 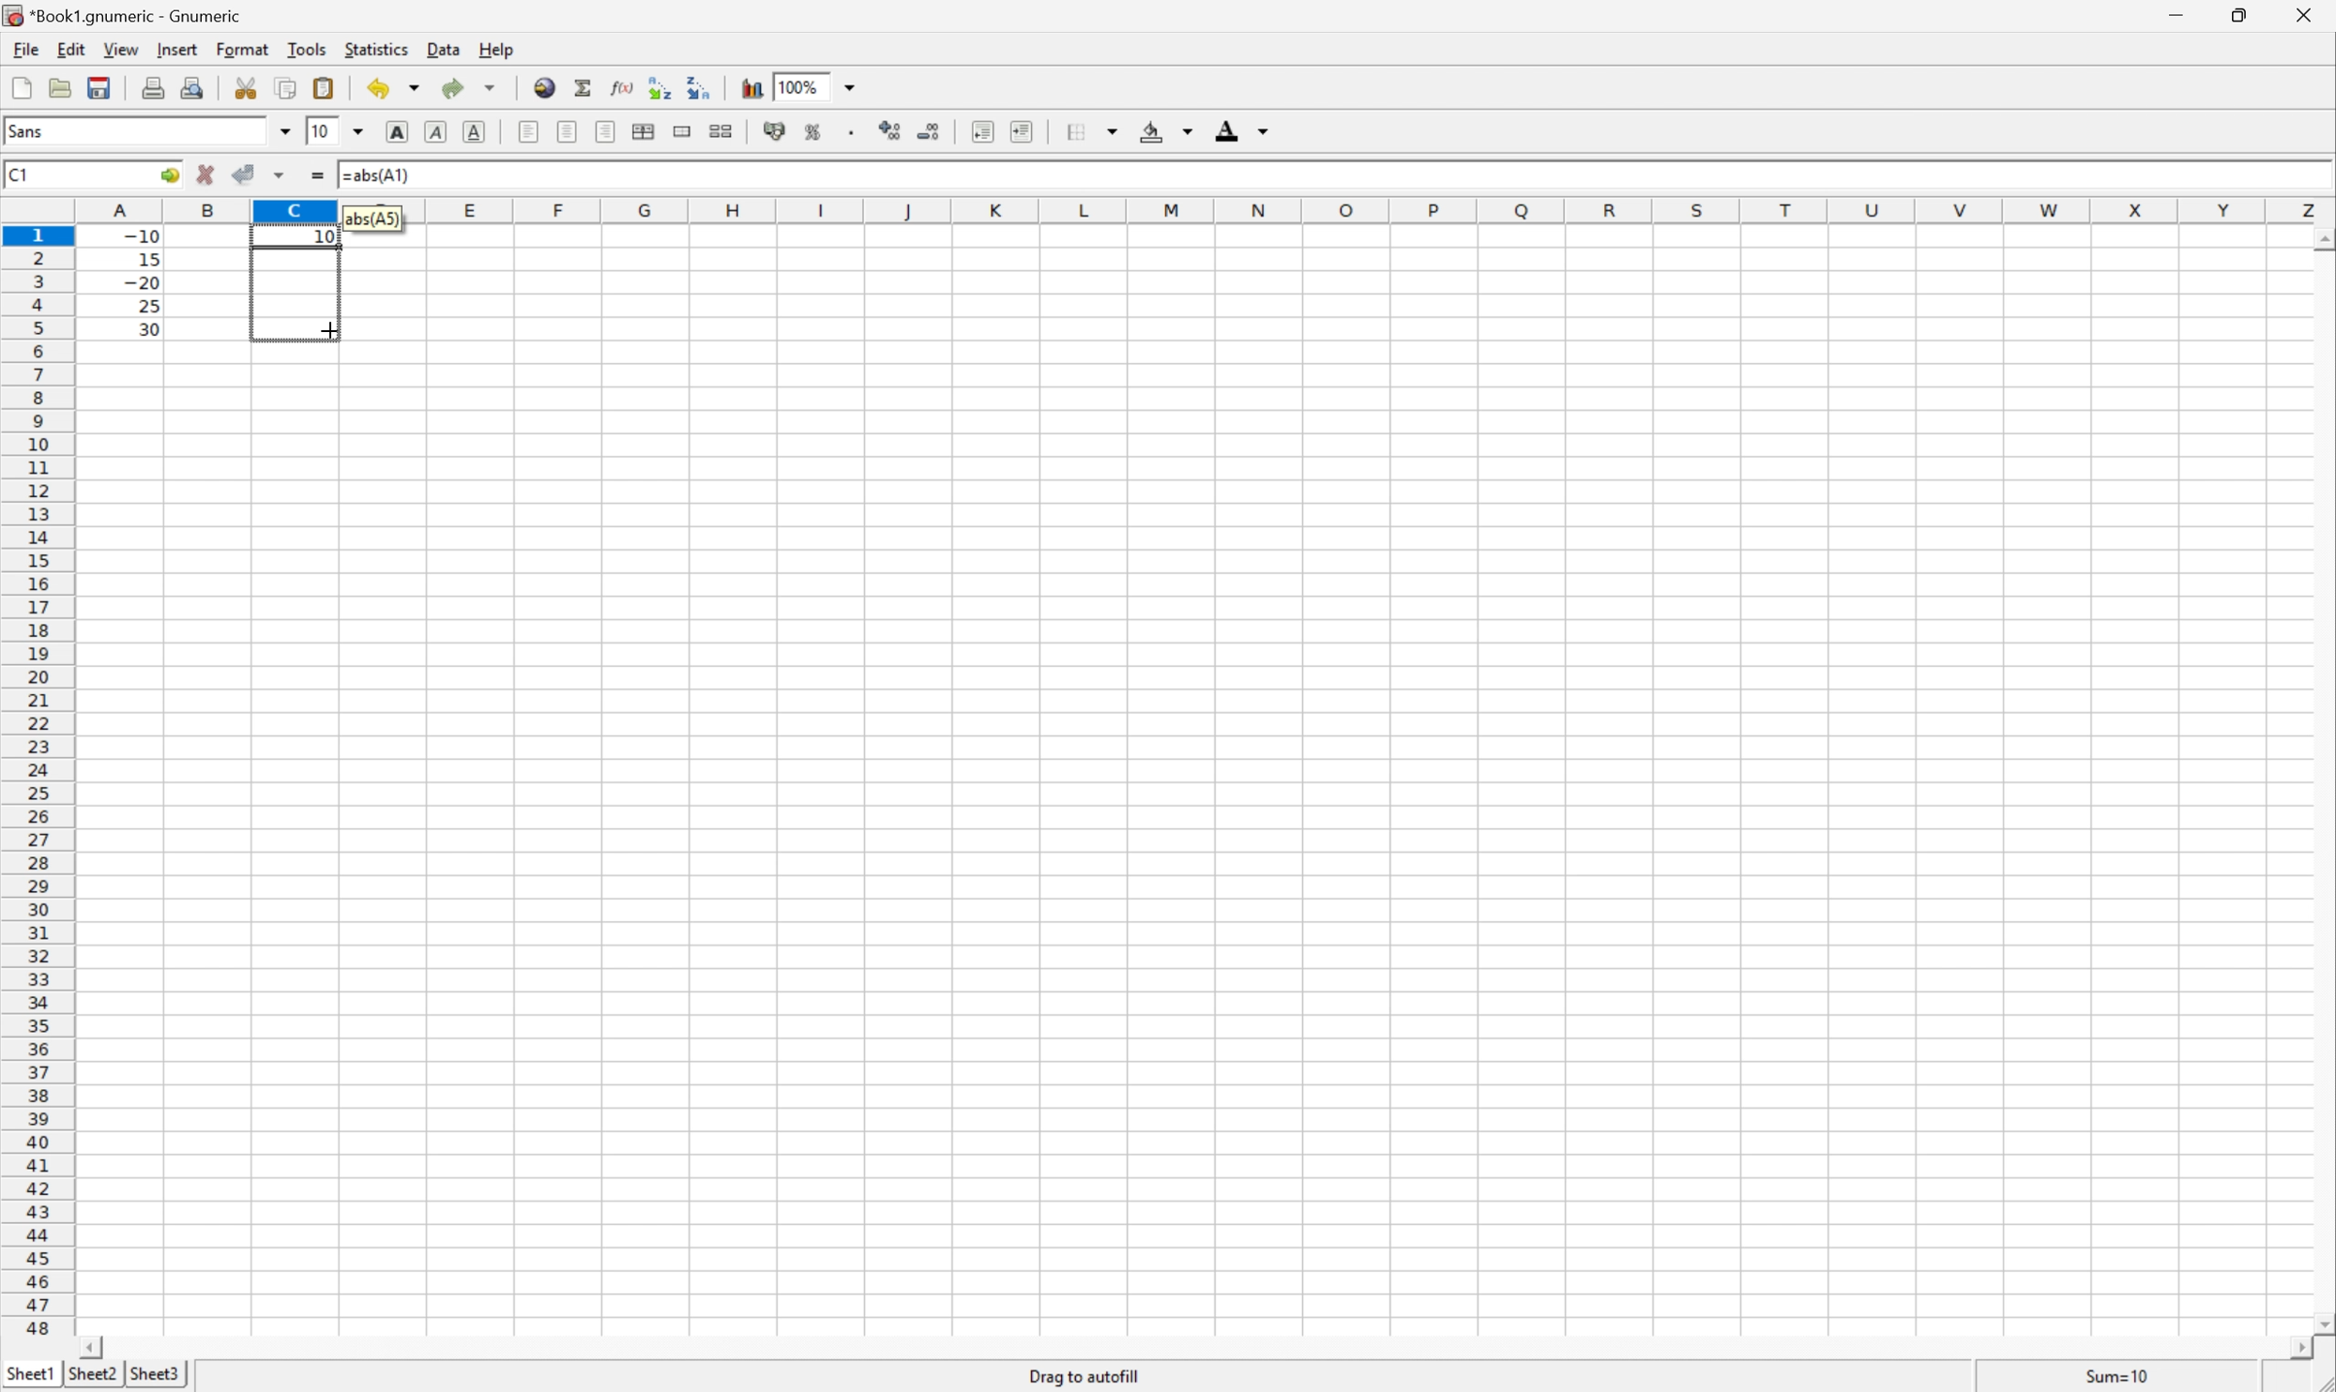 I want to click on Drag to autofill, so click(x=1085, y=1375).